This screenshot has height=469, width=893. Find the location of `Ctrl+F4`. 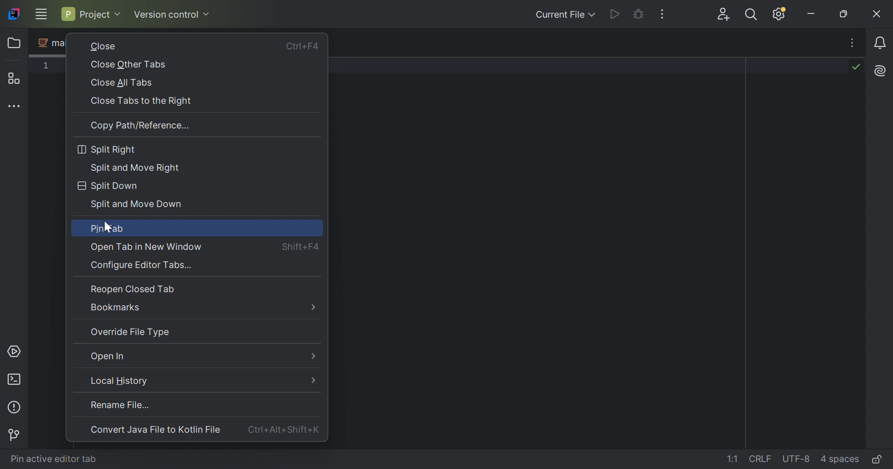

Ctrl+F4 is located at coordinates (304, 48).